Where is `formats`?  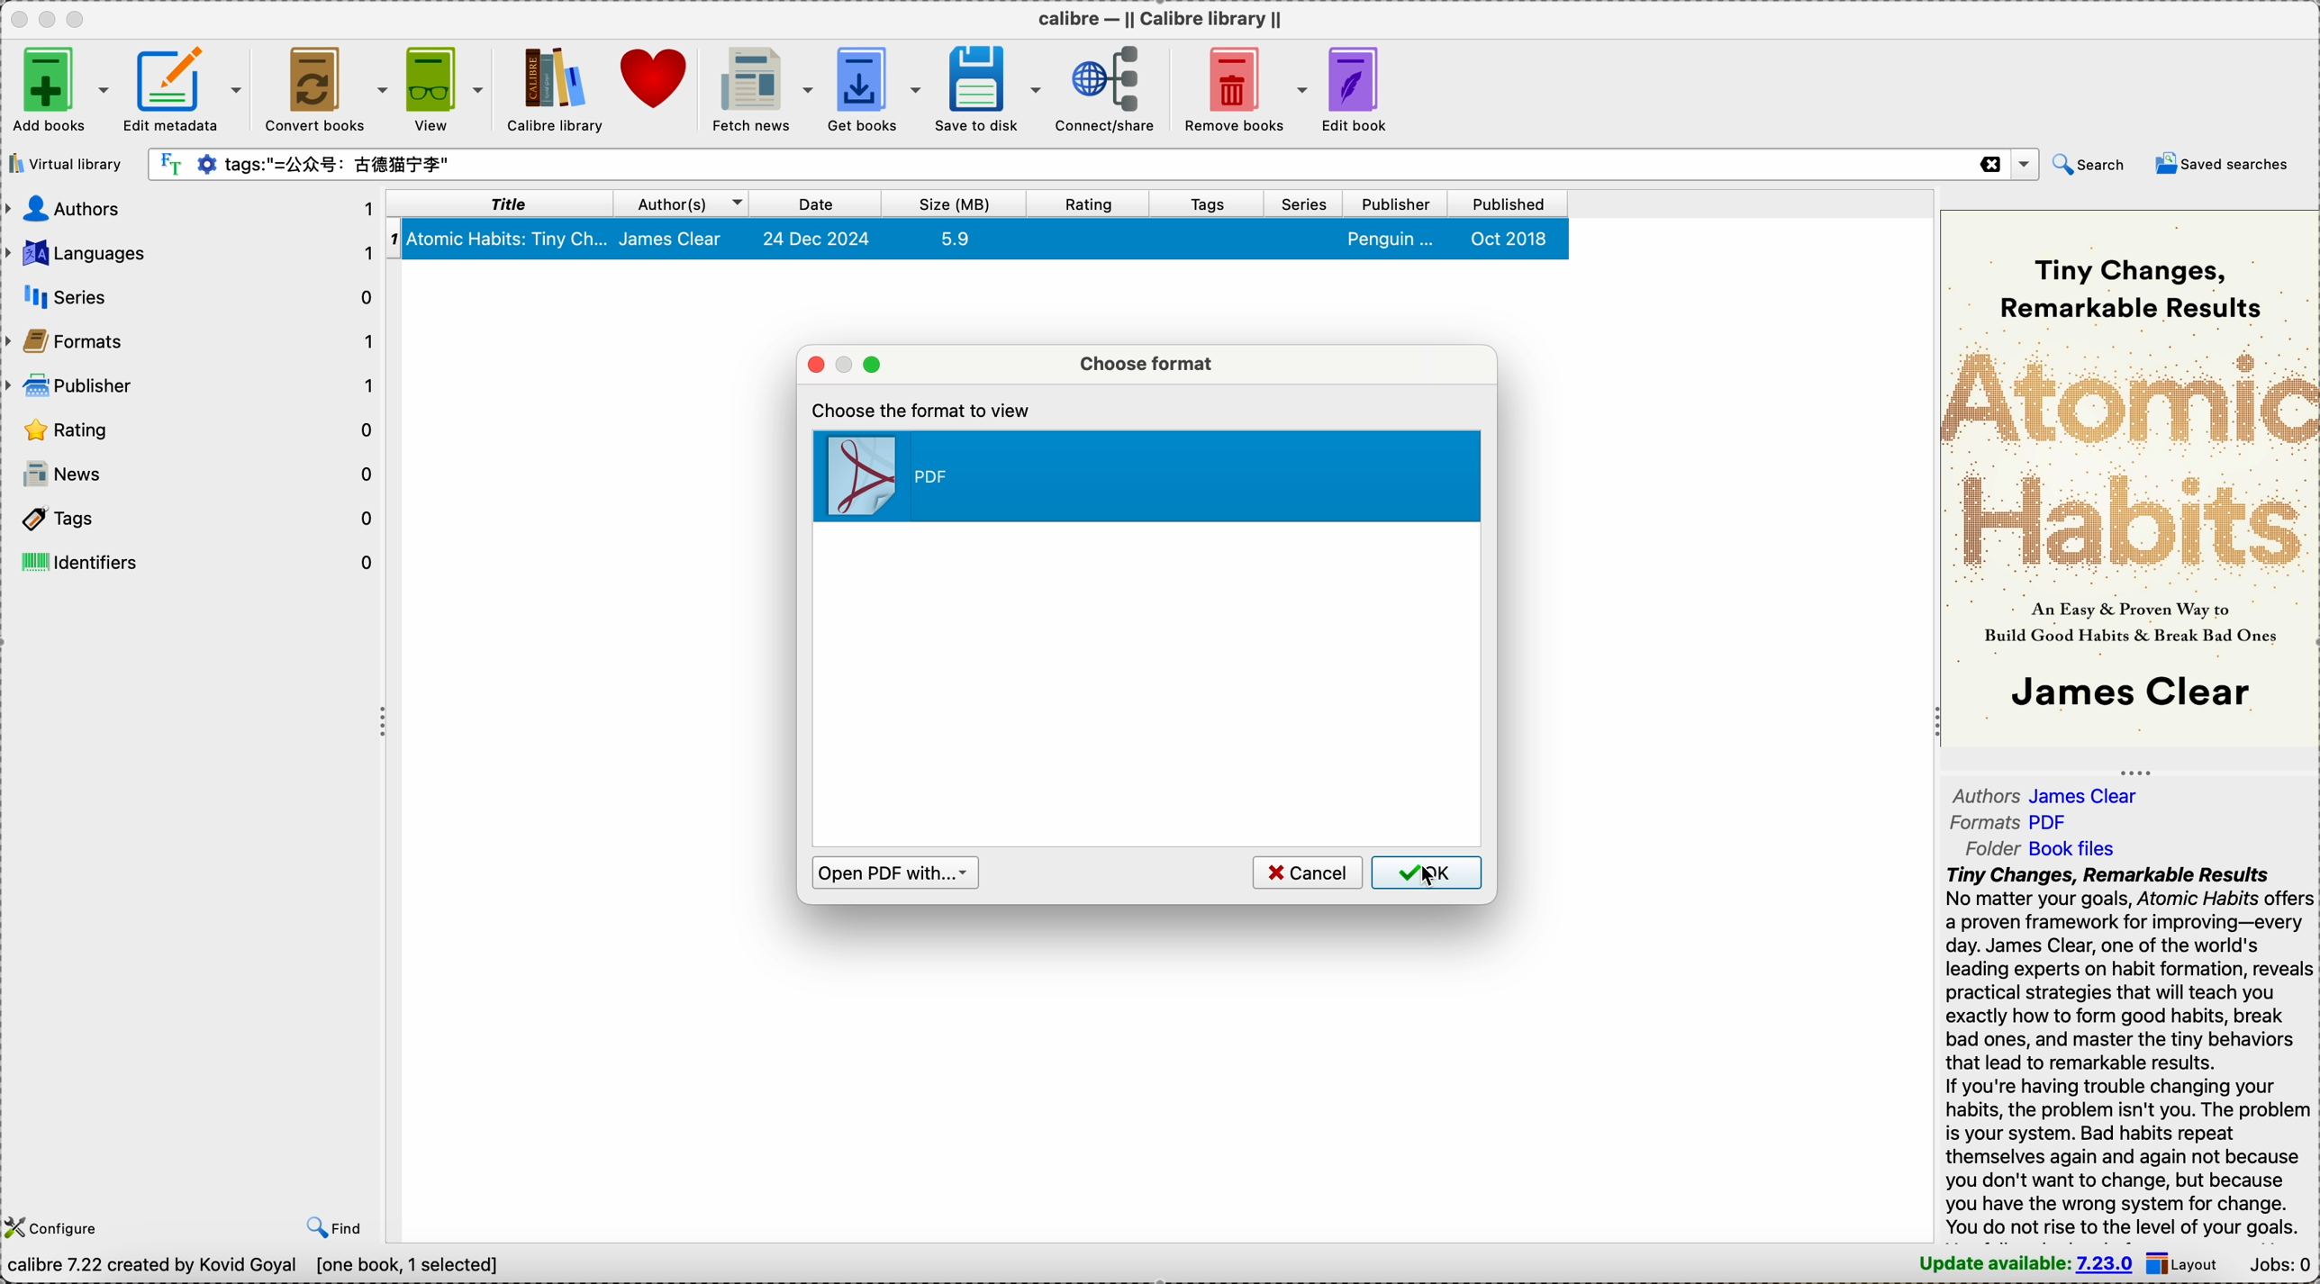 formats is located at coordinates (2010, 825).